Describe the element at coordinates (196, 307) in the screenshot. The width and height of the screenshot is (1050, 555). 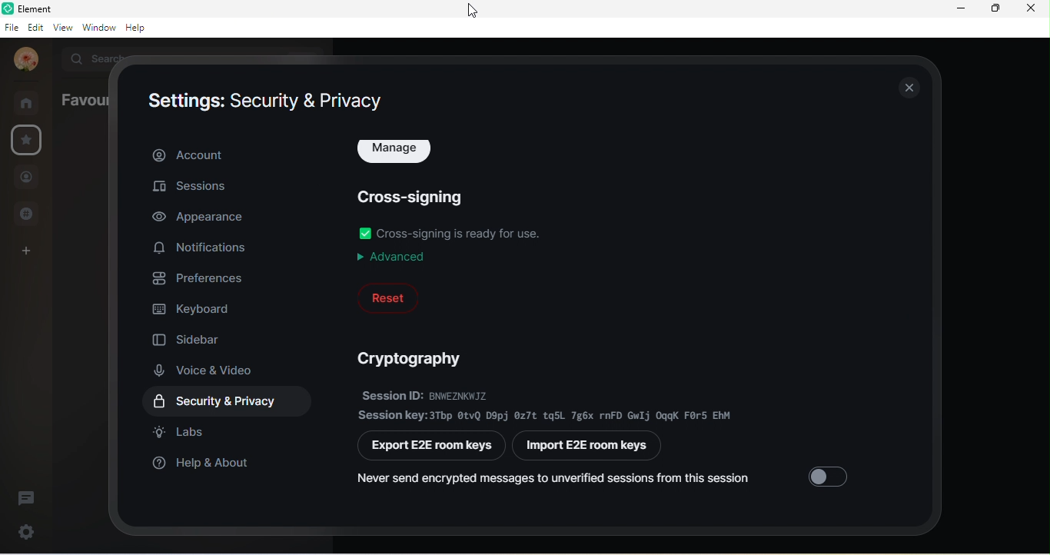
I see `keyboard` at that location.